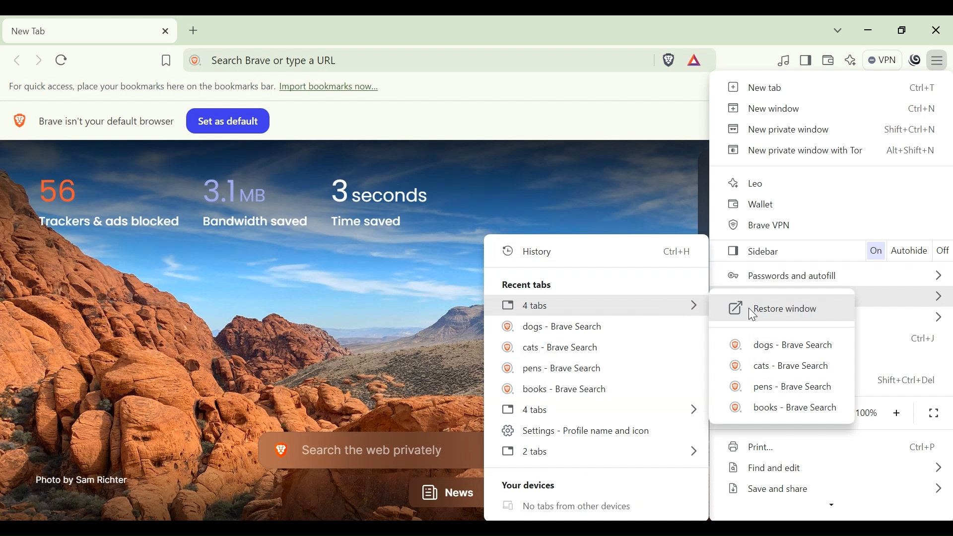  What do you see at coordinates (528, 283) in the screenshot?
I see `Recent tabs` at bounding box center [528, 283].